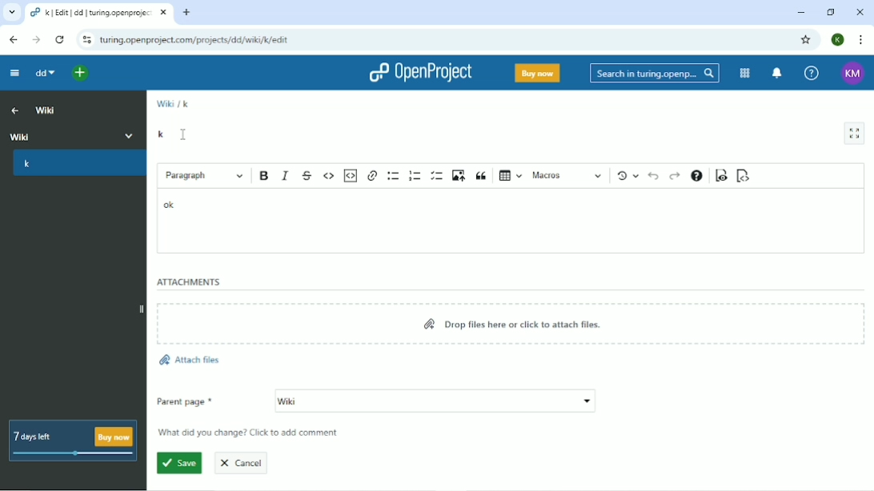 This screenshot has height=491, width=874. What do you see at coordinates (536, 74) in the screenshot?
I see `Buy now` at bounding box center [536, 74].